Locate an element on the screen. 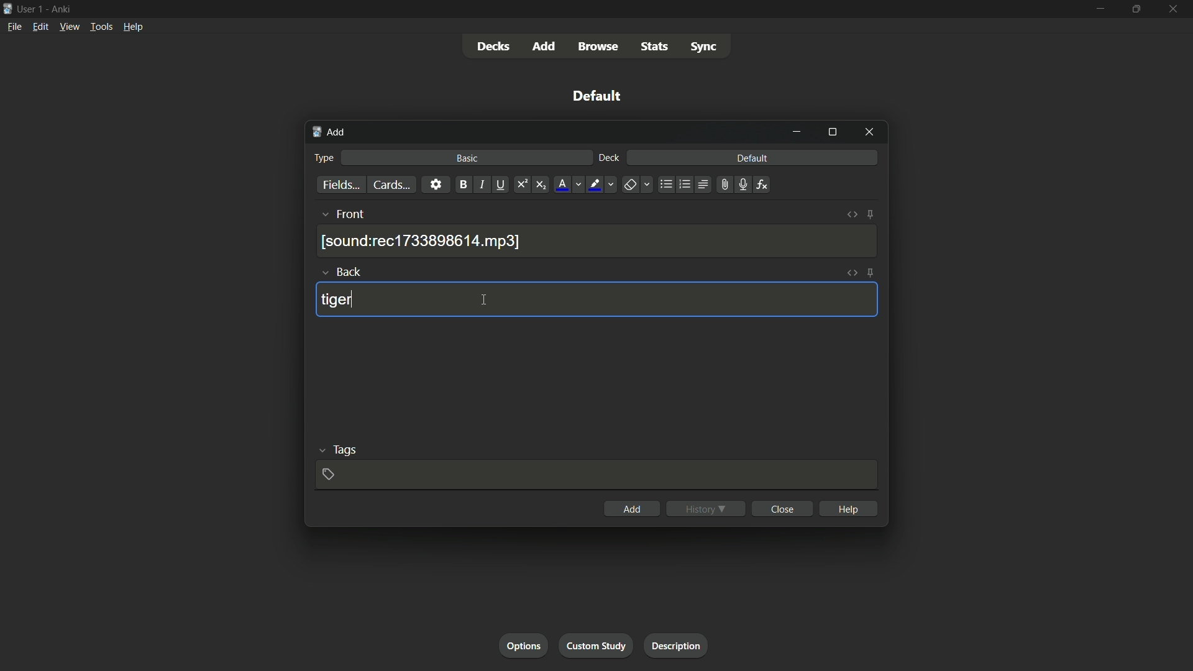  decks is located at coordinates (493, 47).